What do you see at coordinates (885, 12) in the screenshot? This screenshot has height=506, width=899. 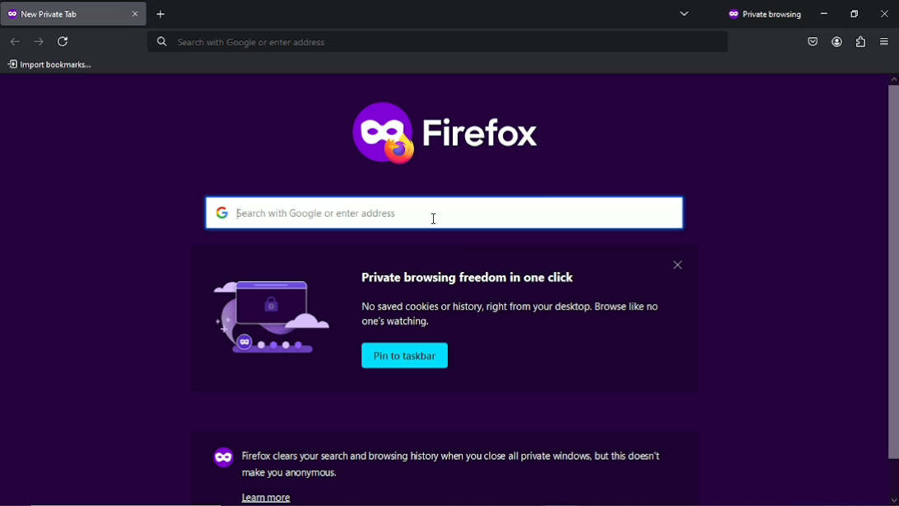 I see `Close` at bounding box center [885, 12].